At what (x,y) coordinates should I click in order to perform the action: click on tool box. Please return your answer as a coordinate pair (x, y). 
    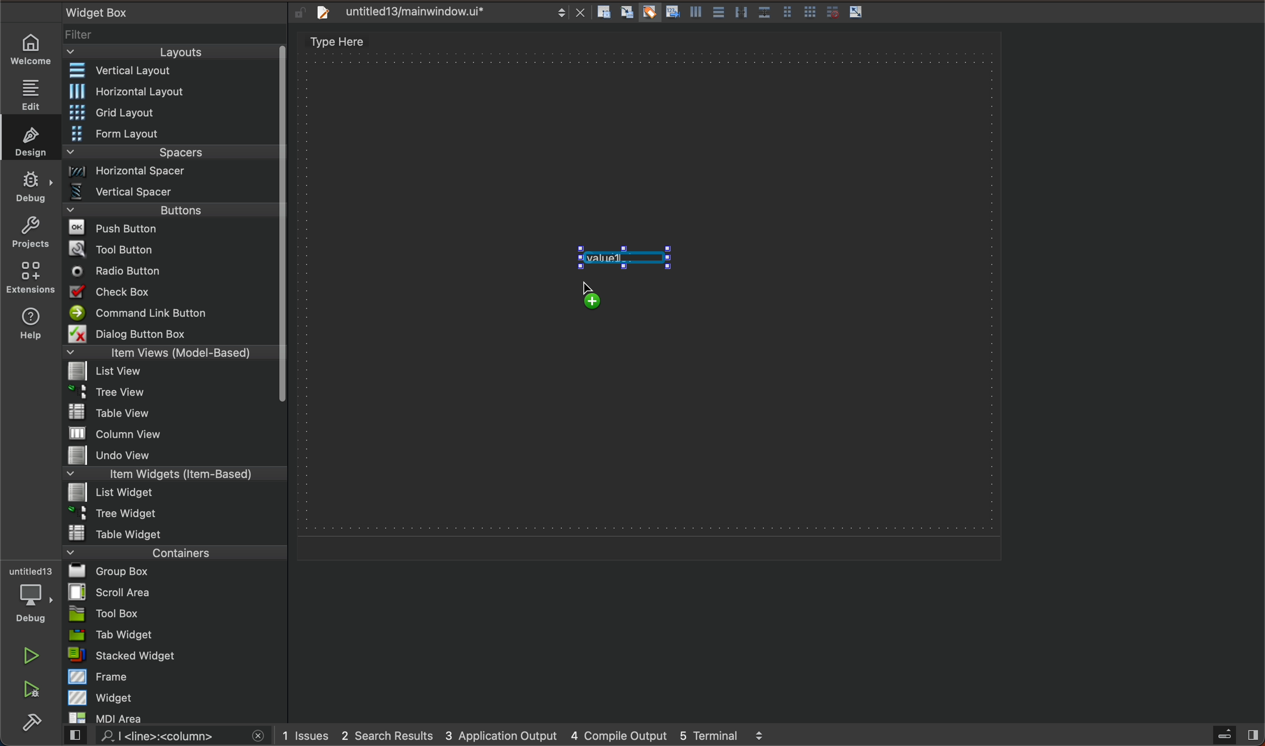
    Looking at the image, I should click on (175, 613).